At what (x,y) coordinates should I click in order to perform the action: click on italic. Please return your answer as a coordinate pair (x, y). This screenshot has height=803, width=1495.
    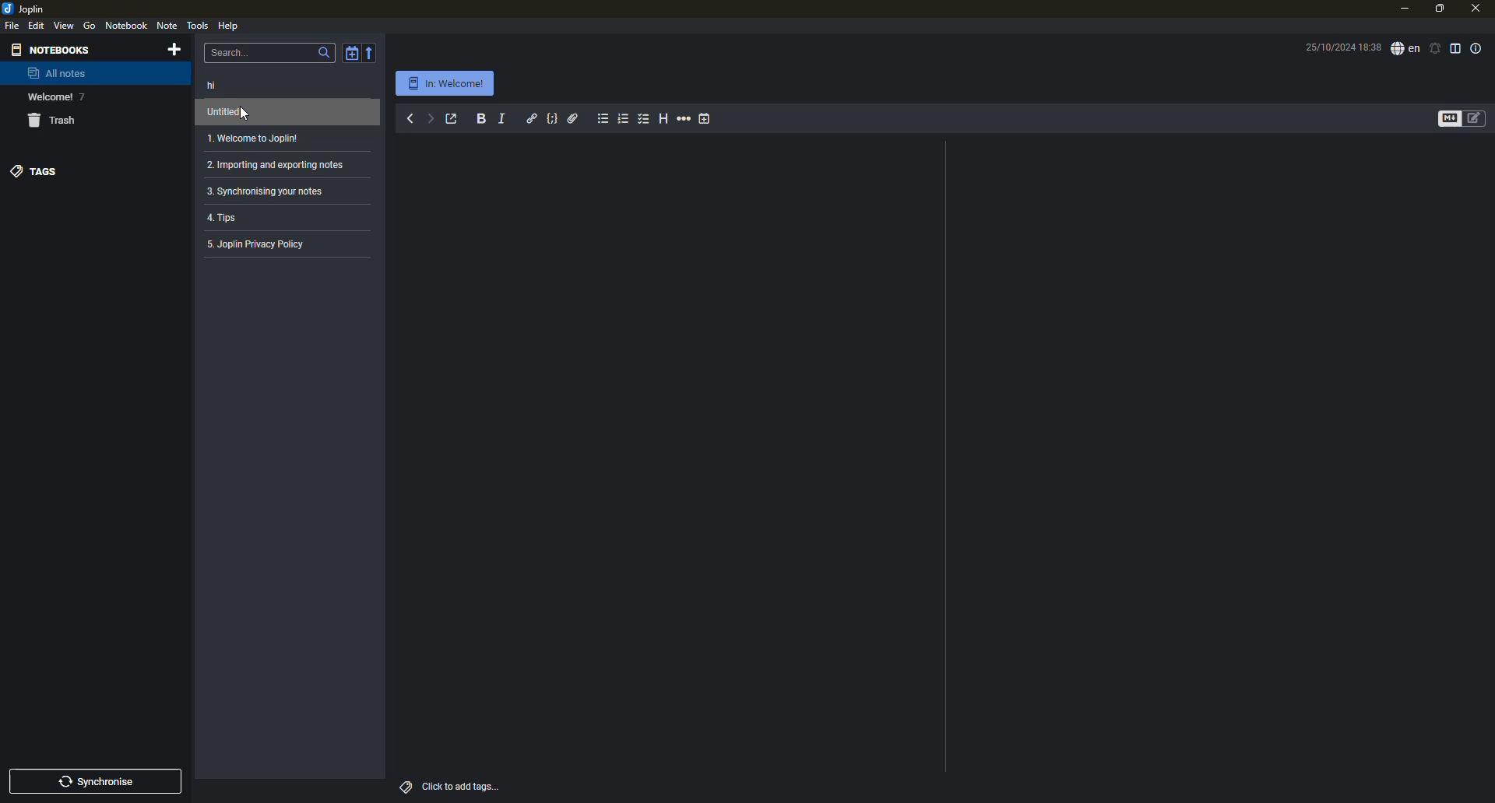
    Looking at the image, I should click on (502, 118).